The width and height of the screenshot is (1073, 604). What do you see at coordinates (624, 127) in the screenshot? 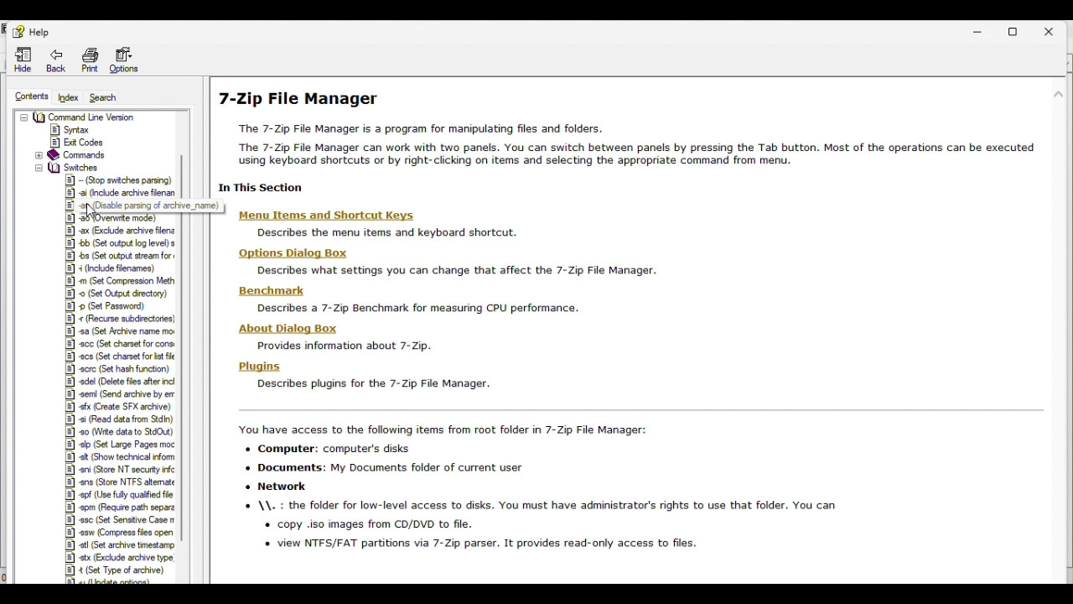
I see `7-Zip File Manager
The 7-Zip File Manager is a program for manipulating files and folders.
“The 7-Zip File Manager can work with two panels. You can switch between panels by pressing the Tab button. Most of the operations can be executed
using keyboard shortcuts or by night-chcking on items and selecting the appropriate command from menu.` at bounding box center [624, 127].